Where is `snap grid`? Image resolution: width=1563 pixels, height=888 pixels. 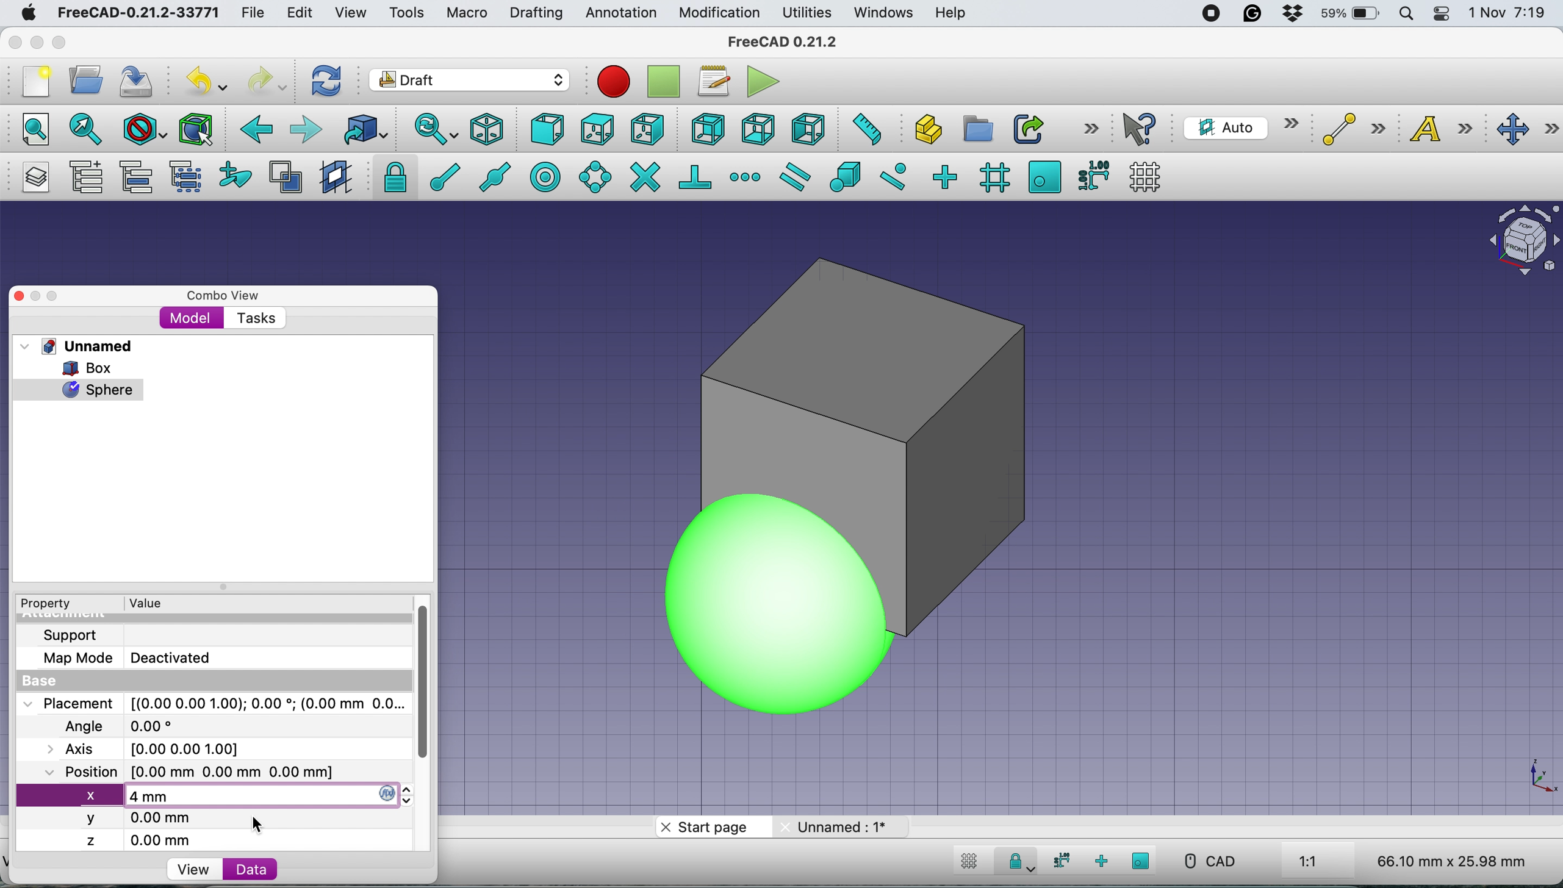 snap grid is located at coordinates (993, 177).